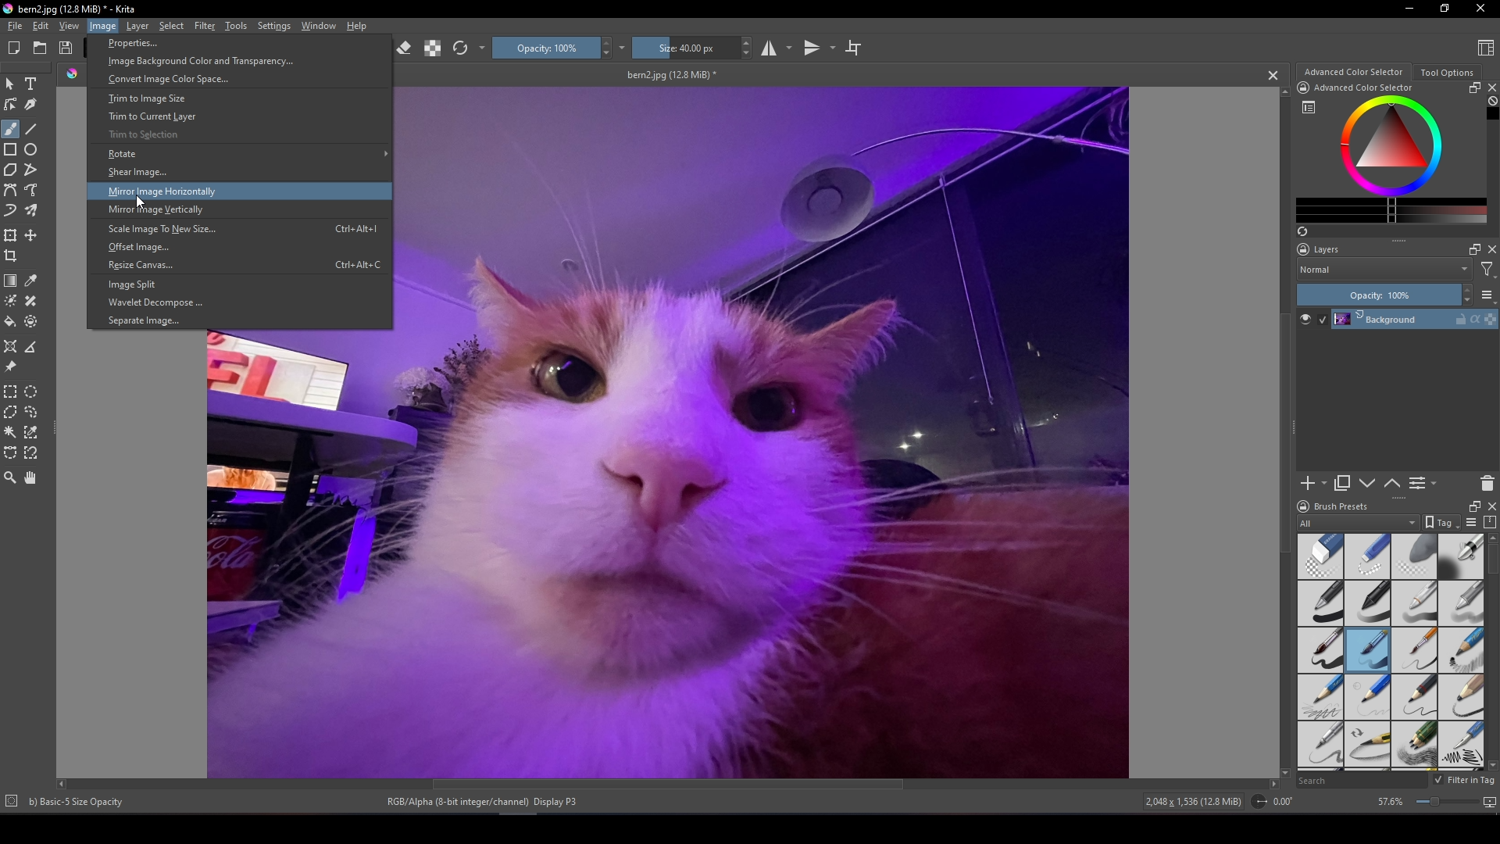 The image size is (1500, 844). Describe the element at coordinates (15, 27) in the screenshot. I see `File` at that location.